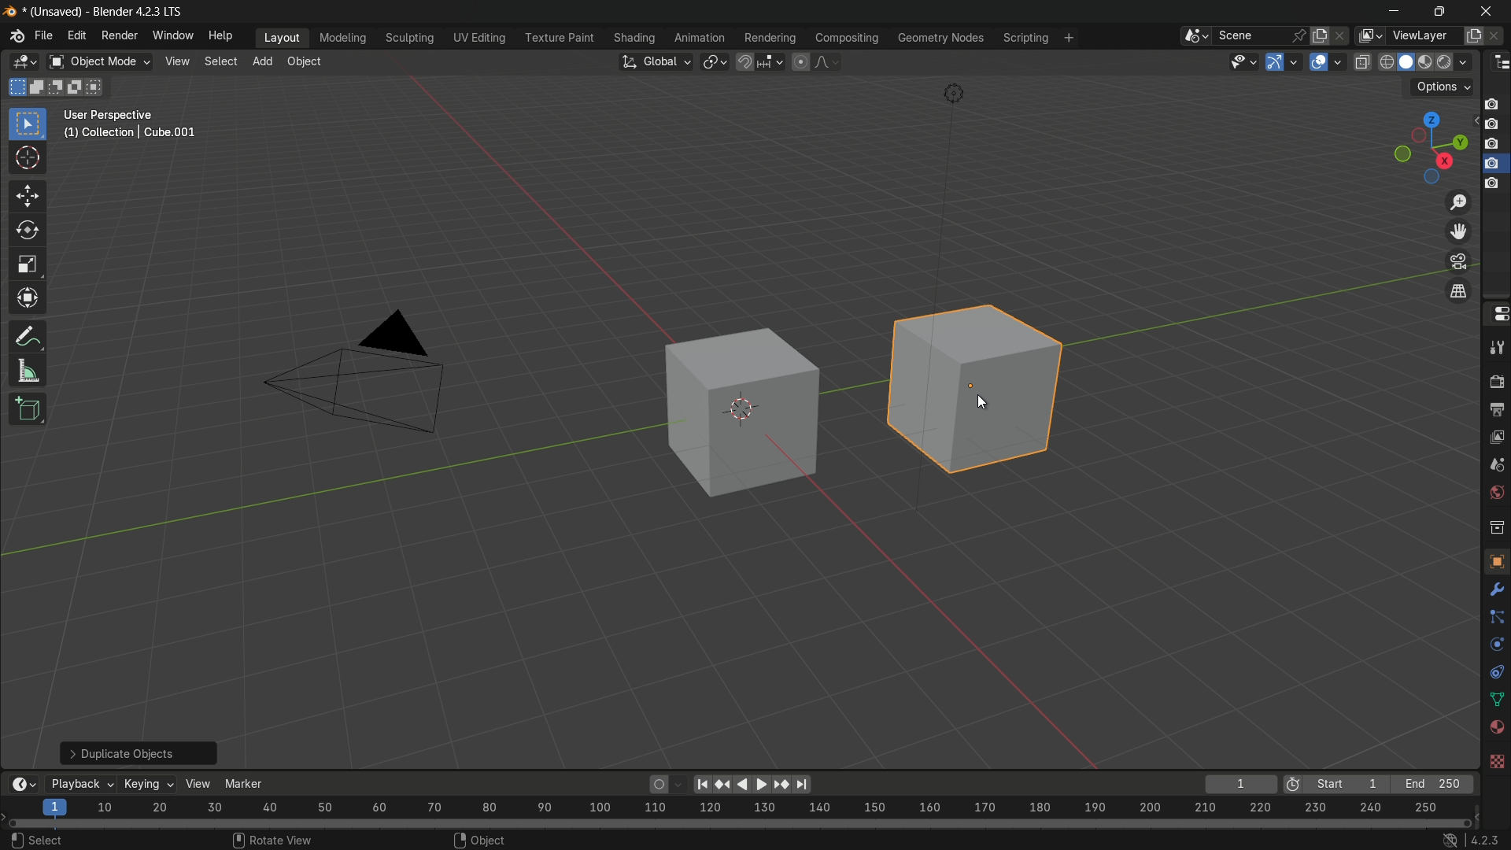 This screenshot has height=850, width=1511. I want to click on selectability and visibility, so click(1243, 62).